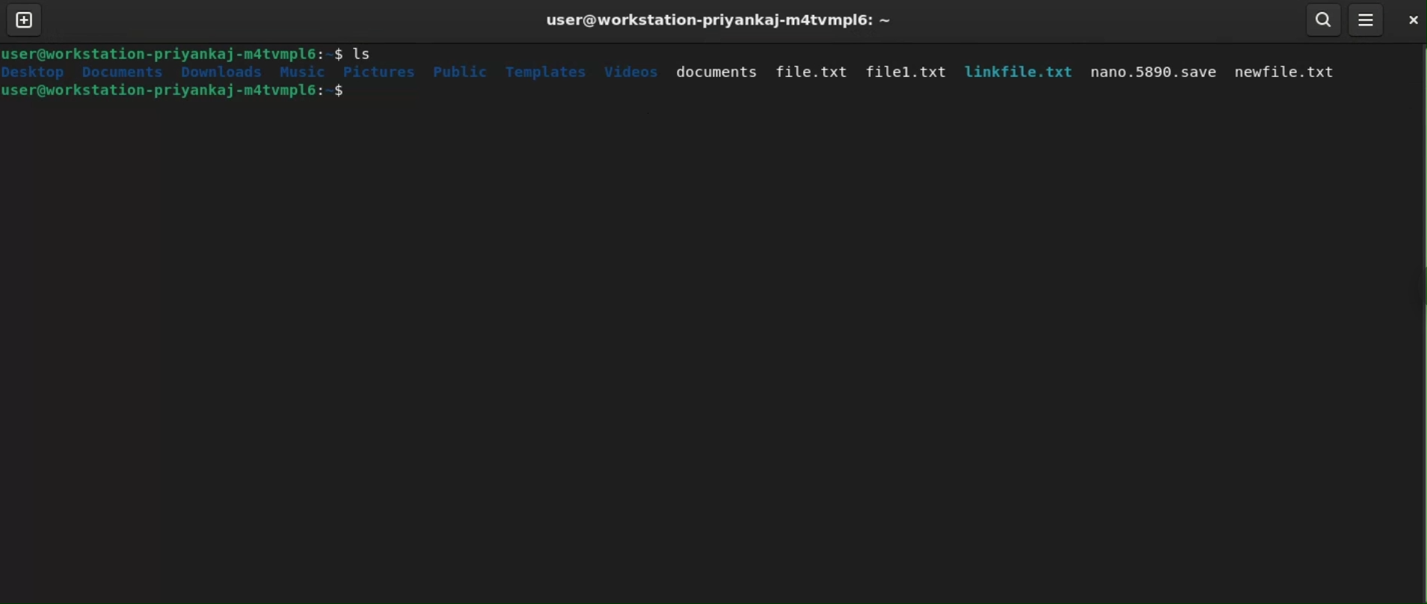 This screenshot has height=604, width=1427. What do you see at coordinates (304, 72) in the screenshot?
I see `music` at bounding box center [304, 72].